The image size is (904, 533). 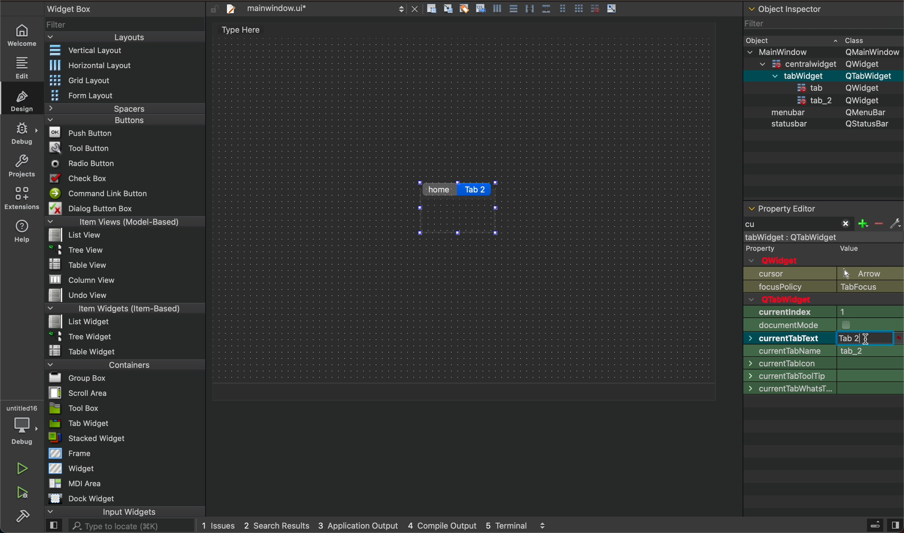 I want to click on  Grid Layout, so click(x=76, y=80).